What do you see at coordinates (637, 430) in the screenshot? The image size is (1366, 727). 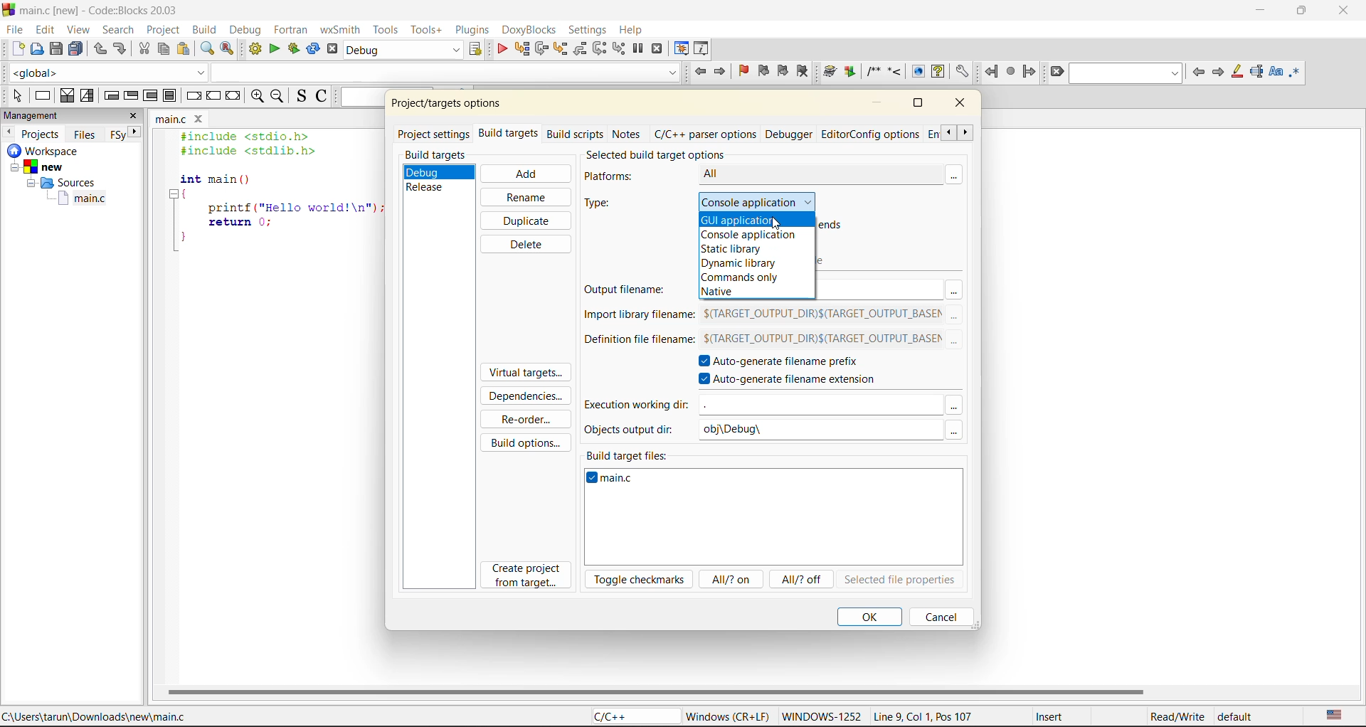 I see `objects output dir:` at bounding box center [637, 430].